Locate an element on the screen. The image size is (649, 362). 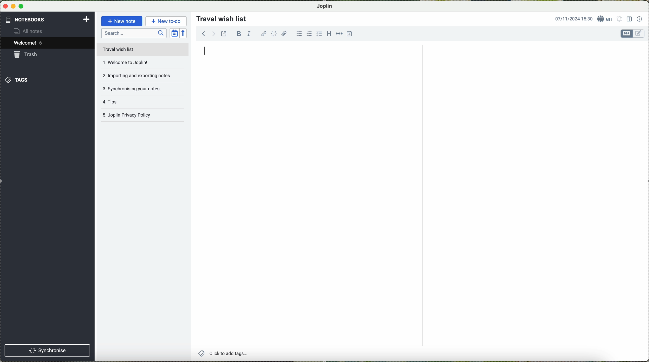
notebooks tab is located at coordinates (48, 20).